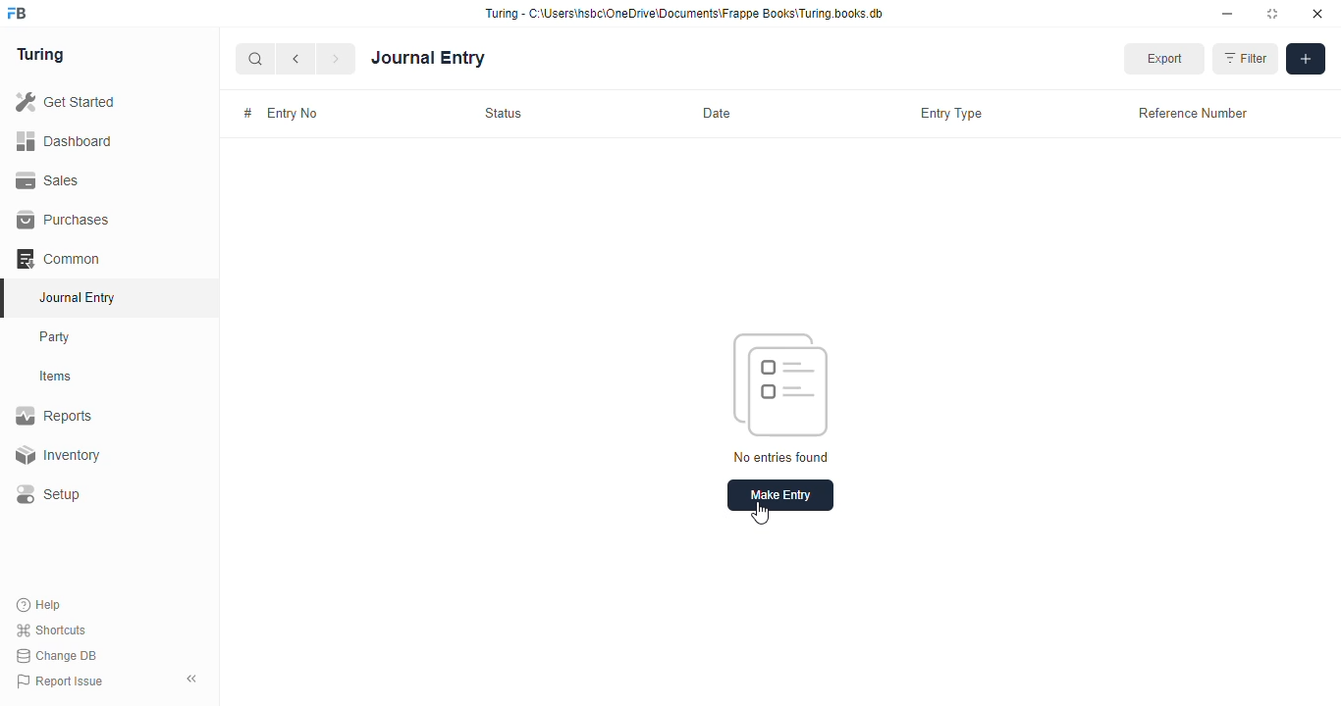 The image size is (1341, 706). What do you see at coordinates (780, 384) in the screenshot?
I see `journal entry icon` at bounding box center [780, 384].